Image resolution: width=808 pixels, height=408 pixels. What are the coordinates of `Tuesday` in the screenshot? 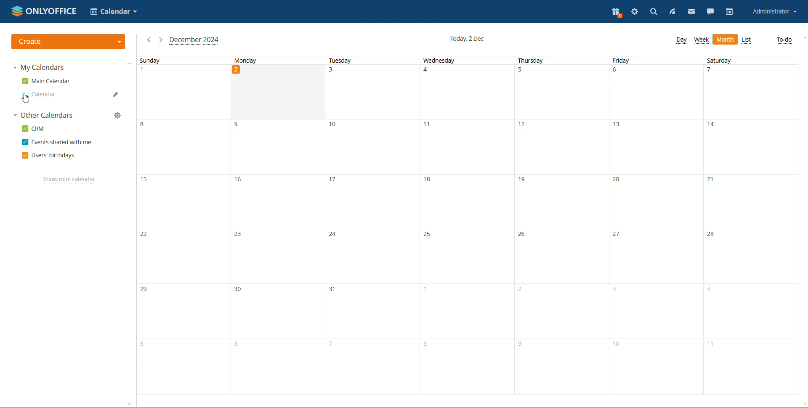 It's located at (371, 225).